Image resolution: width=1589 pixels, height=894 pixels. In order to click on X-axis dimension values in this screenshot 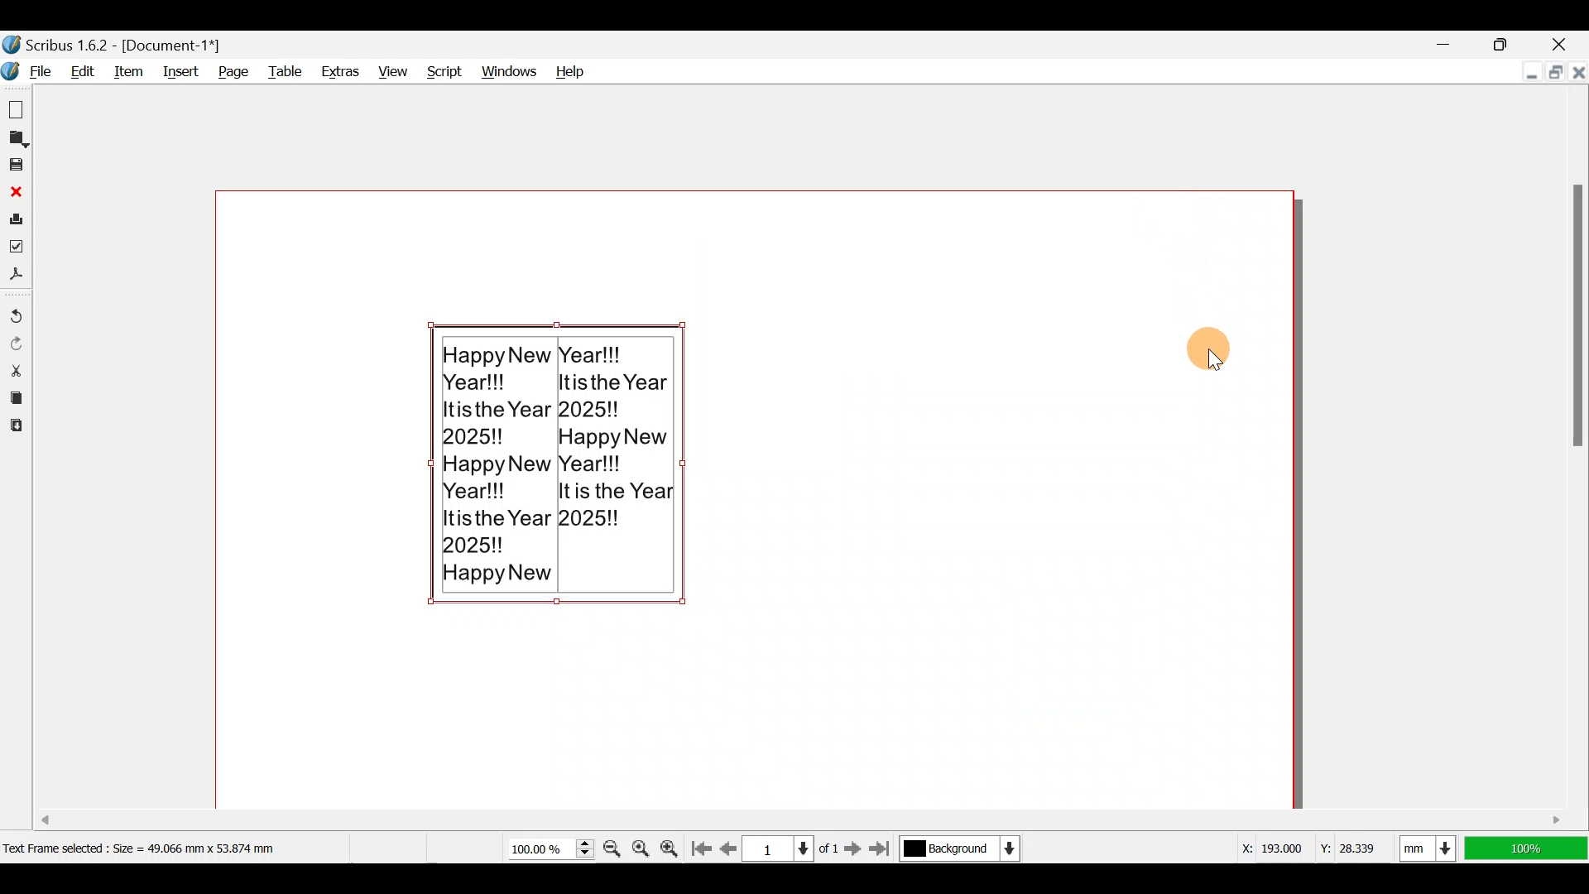, I will do `click(1265, 846)`.